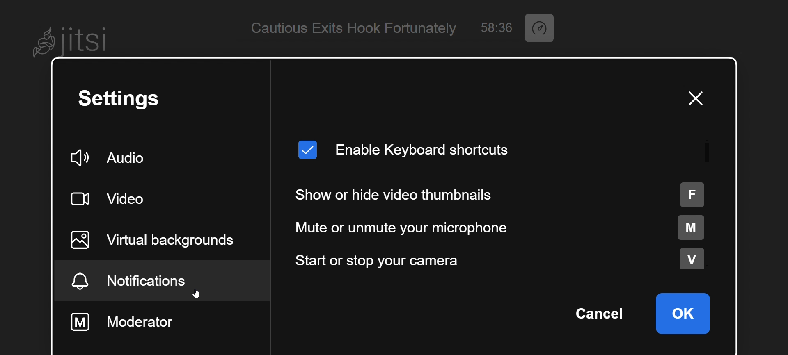 This screenshot has width=788, height=355. Describe the element at coordinates (128, 99) in the screenshot. I see `setting` at that location.